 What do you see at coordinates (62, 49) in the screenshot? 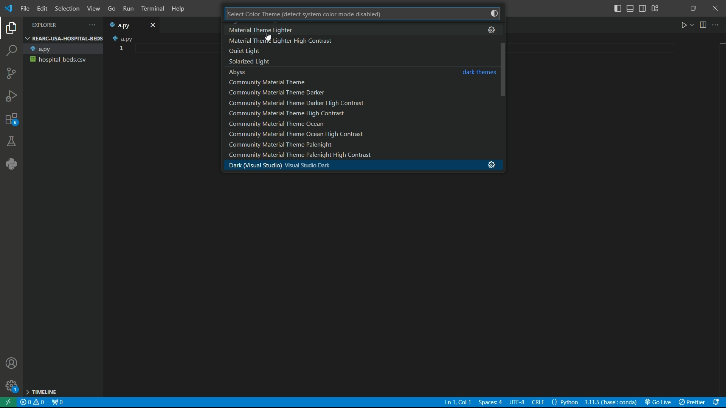
I see `a.py` at bounding box center [62, 49].